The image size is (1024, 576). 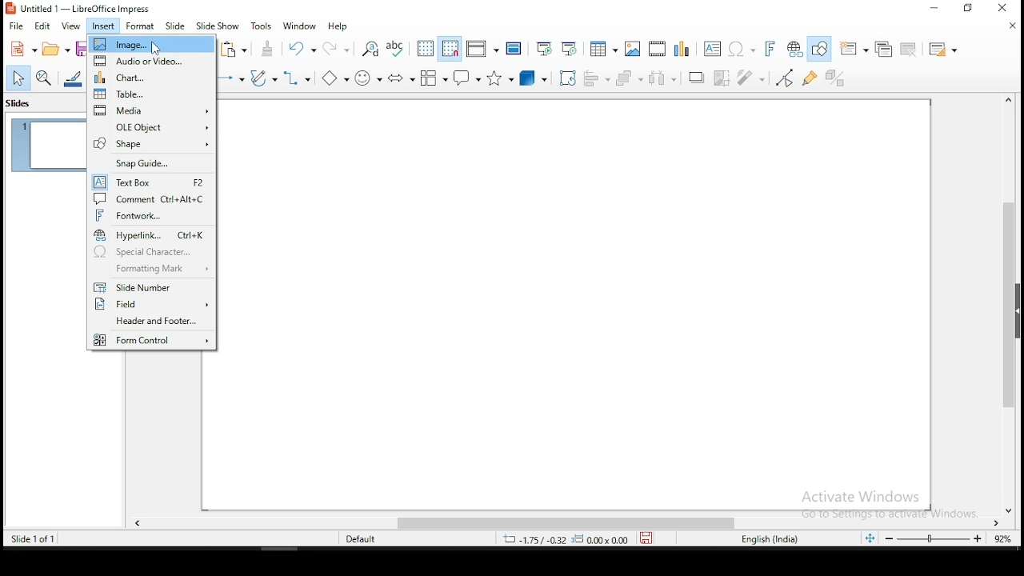 I want to click on fit slide to current window, so click(x=869, y=538).